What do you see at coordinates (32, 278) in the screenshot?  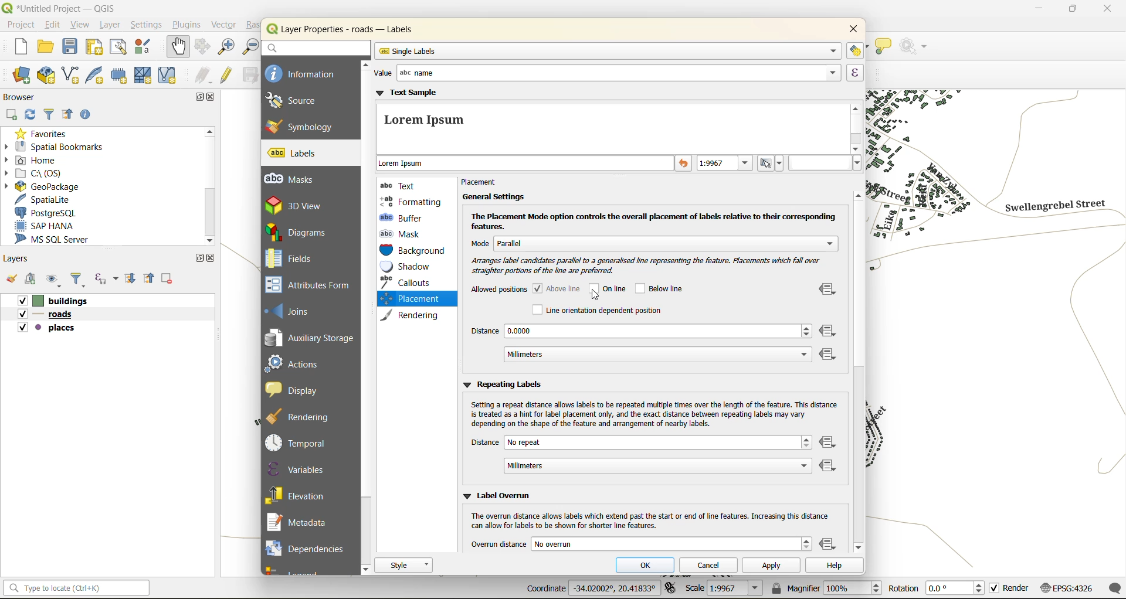 I see `add` at bounding box center [32, 278].